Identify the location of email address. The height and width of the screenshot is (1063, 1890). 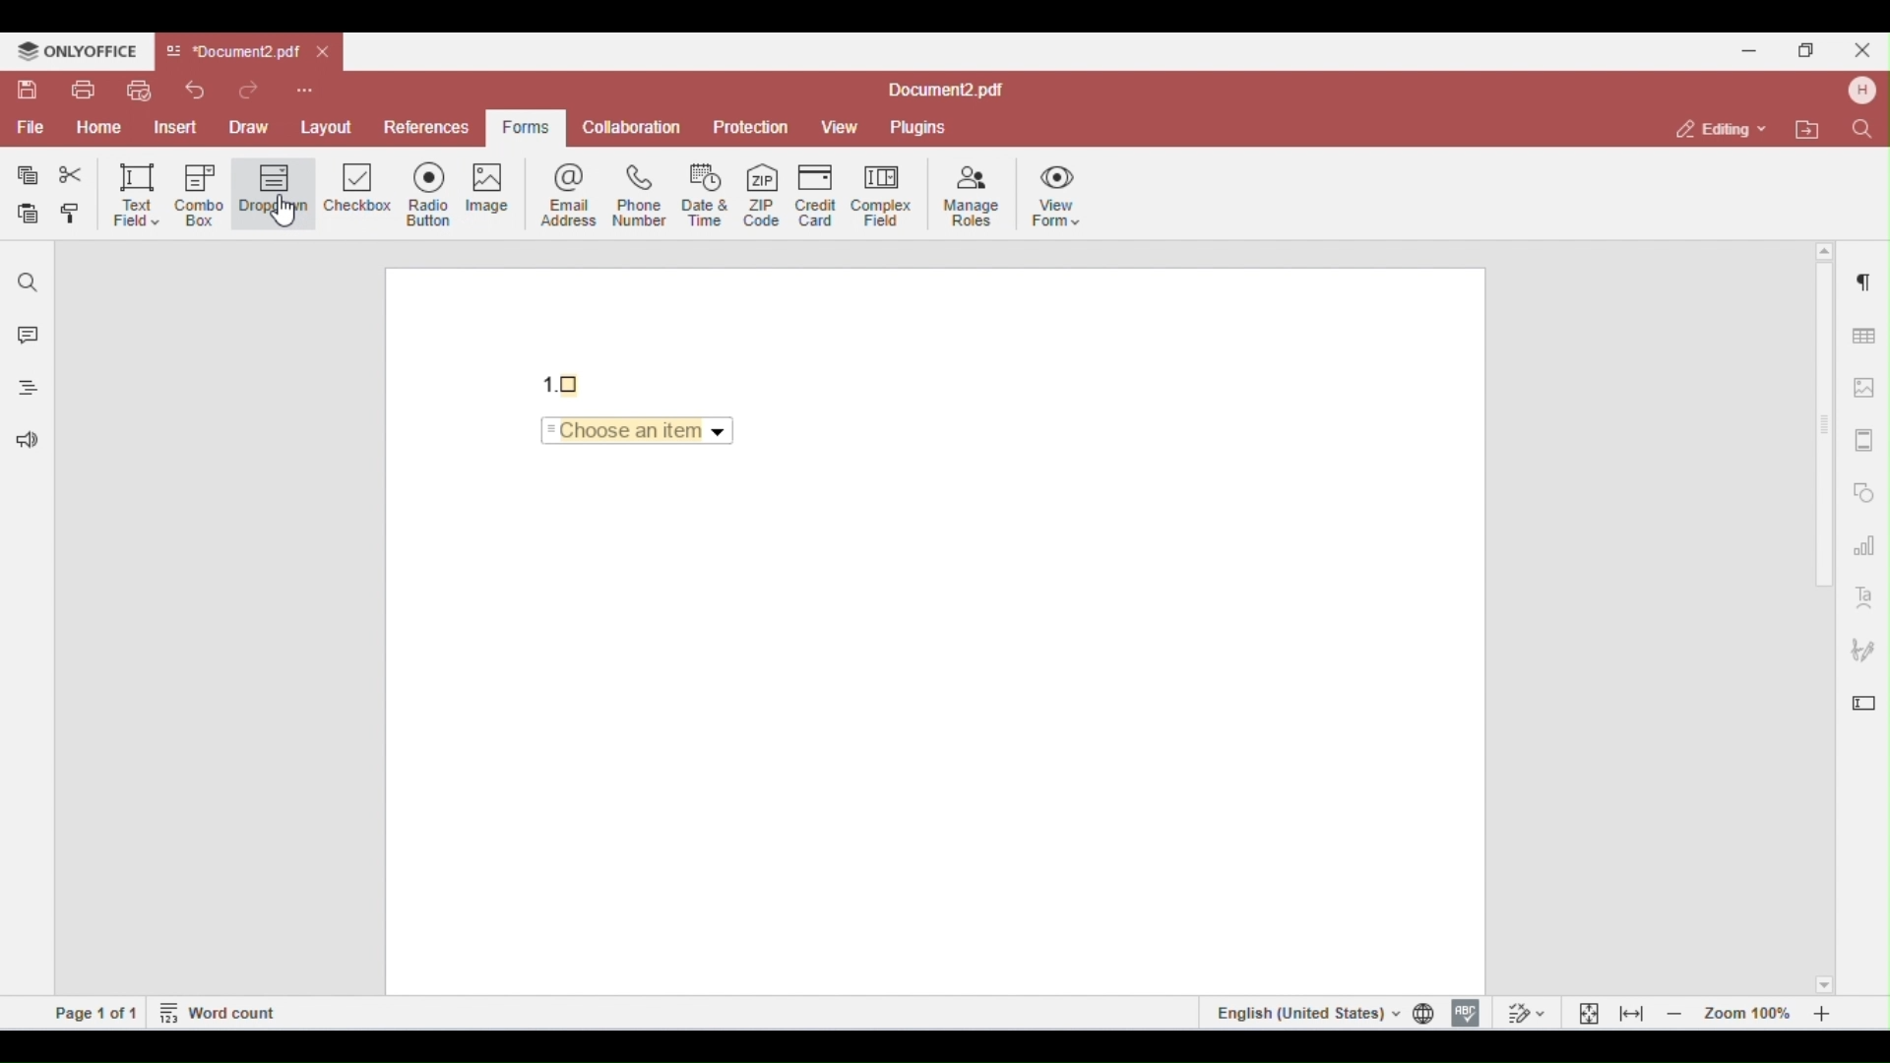
(572, 194).